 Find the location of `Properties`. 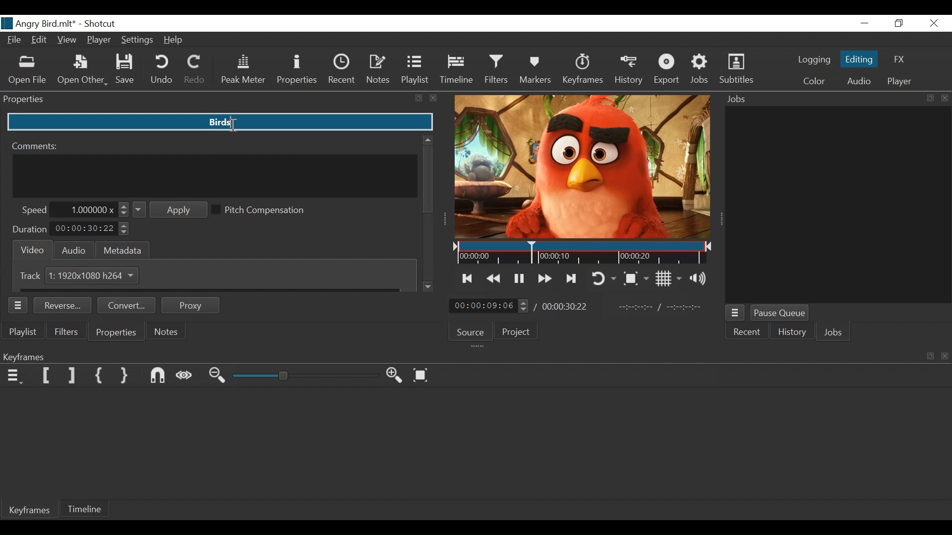

Properties is located at coordinates (116, 332).